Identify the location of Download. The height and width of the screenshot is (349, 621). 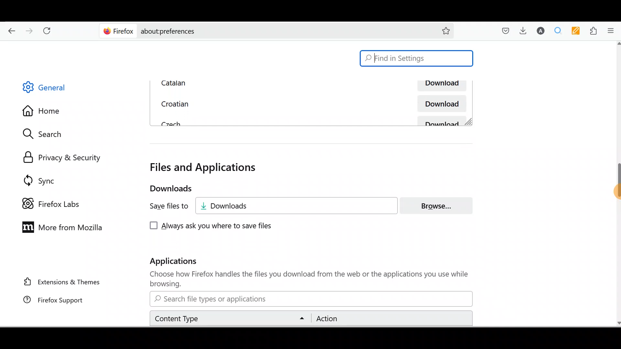
(440, 103).